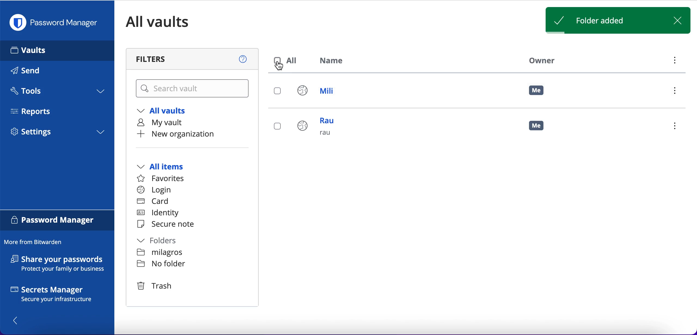  Describe the element at coordinates (321, 92) in the screenshot. I see `mili` at that location.